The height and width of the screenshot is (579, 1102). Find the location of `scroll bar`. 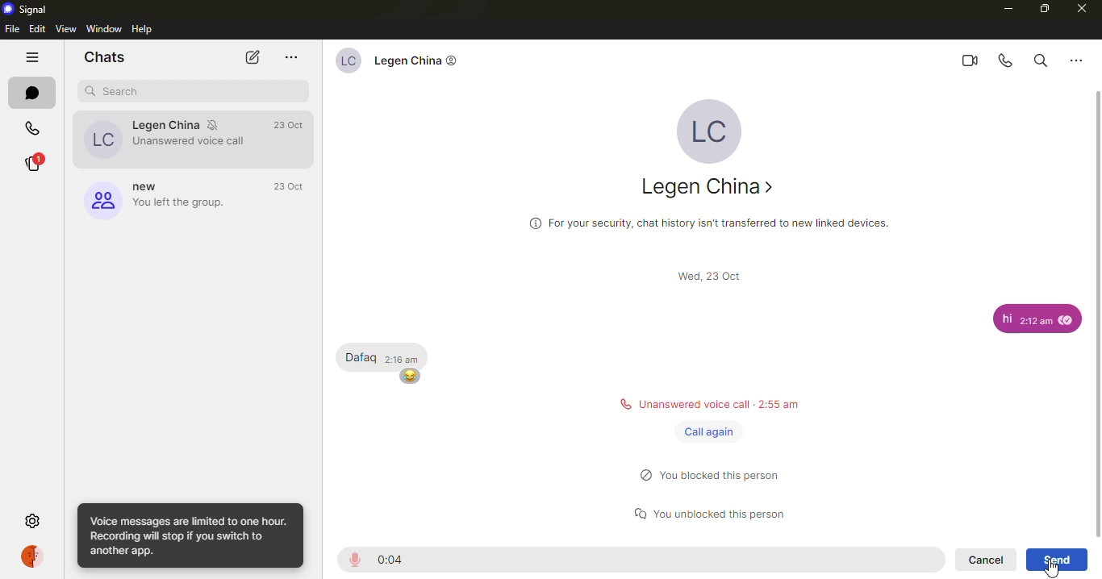

scroll bar is located at coordinates (703, 273).